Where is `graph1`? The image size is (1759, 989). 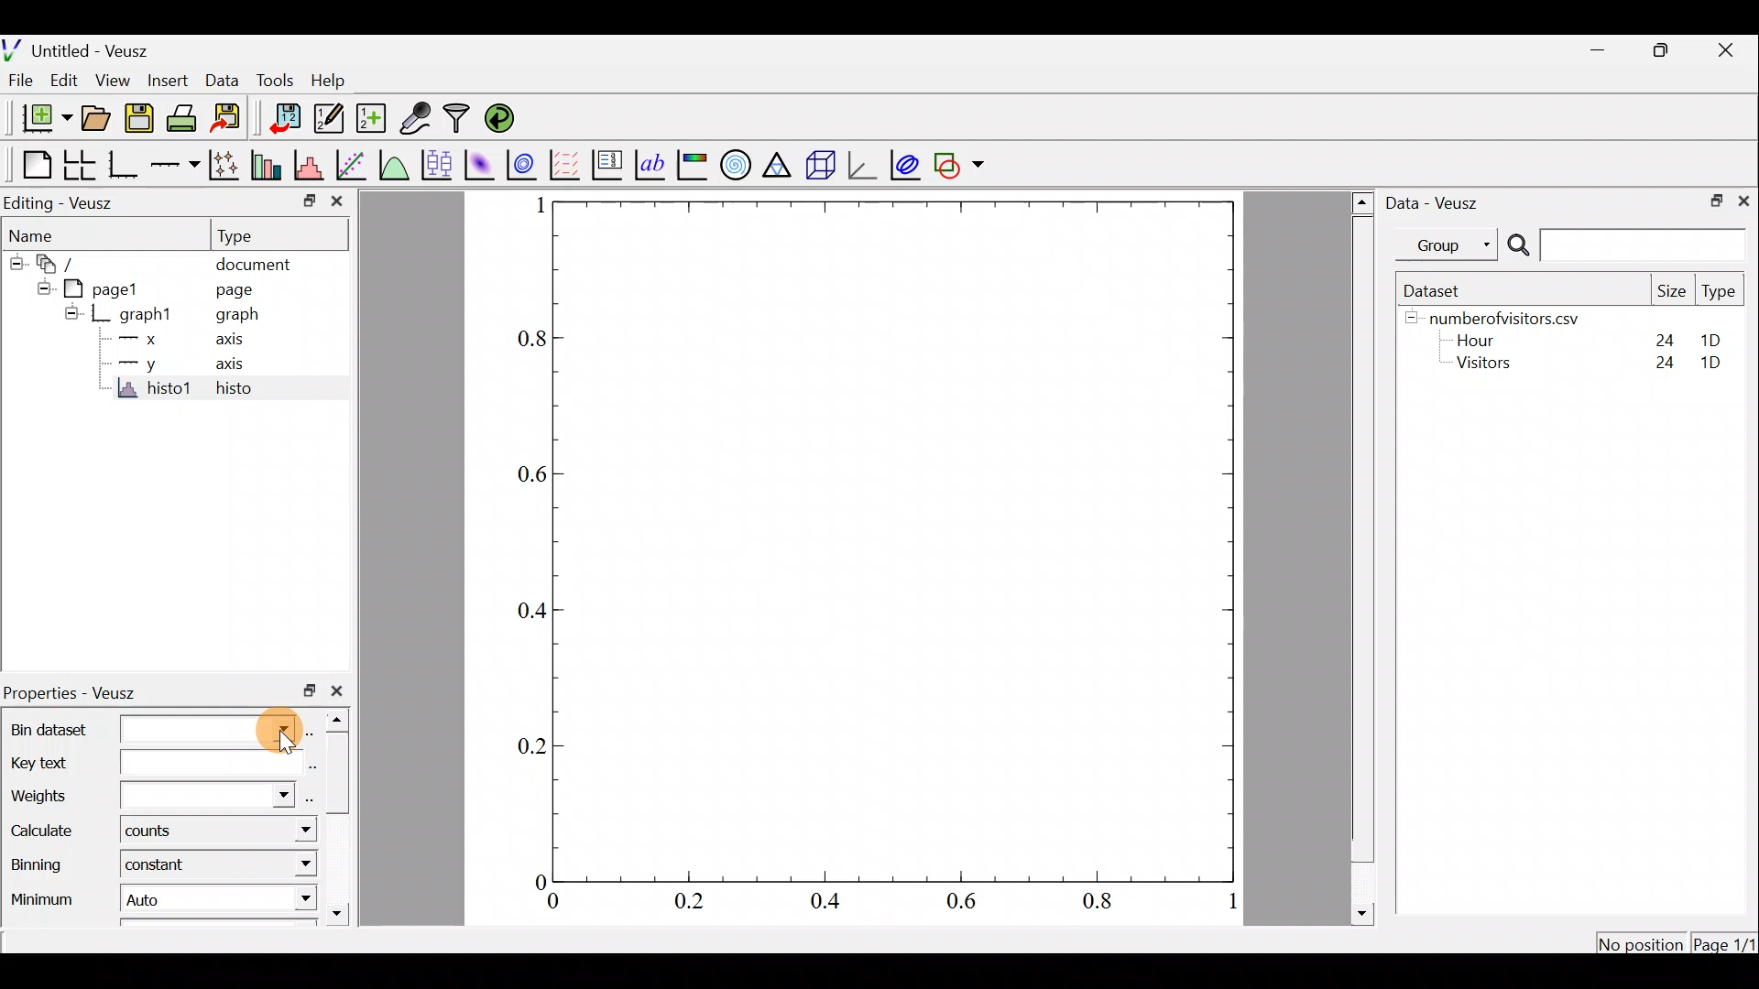 graph1 is located at coordinates (147, 313).